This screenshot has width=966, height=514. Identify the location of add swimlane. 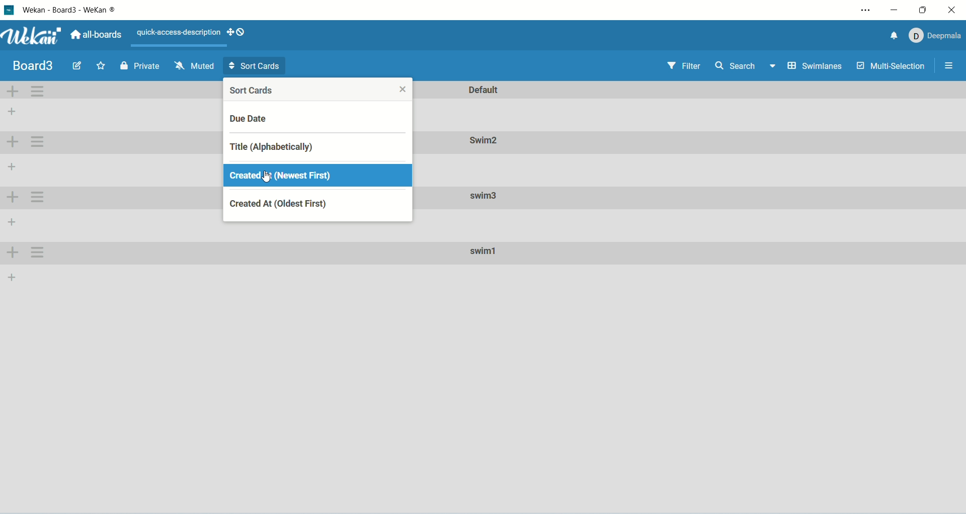
(12, 92).